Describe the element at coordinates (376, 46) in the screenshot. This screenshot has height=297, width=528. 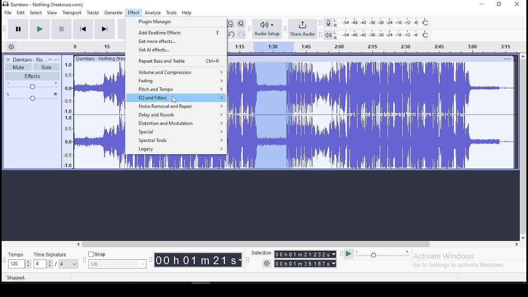
I see `Audio bar` at that location.